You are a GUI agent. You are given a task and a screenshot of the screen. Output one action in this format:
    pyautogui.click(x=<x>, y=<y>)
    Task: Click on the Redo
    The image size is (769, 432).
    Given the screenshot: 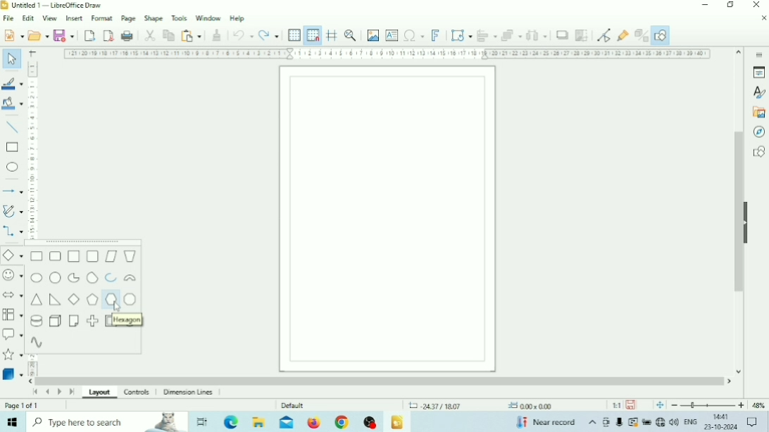 What is the action you would take?
    pyautogui.click(x=268, y=34)
    